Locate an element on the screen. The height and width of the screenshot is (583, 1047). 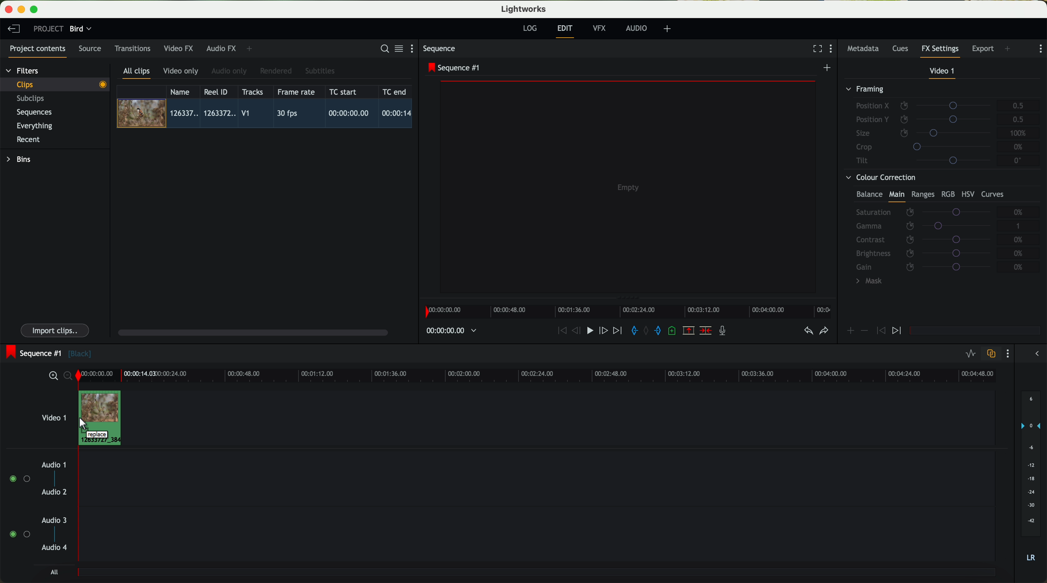
main is located at coordinates (897, 196).